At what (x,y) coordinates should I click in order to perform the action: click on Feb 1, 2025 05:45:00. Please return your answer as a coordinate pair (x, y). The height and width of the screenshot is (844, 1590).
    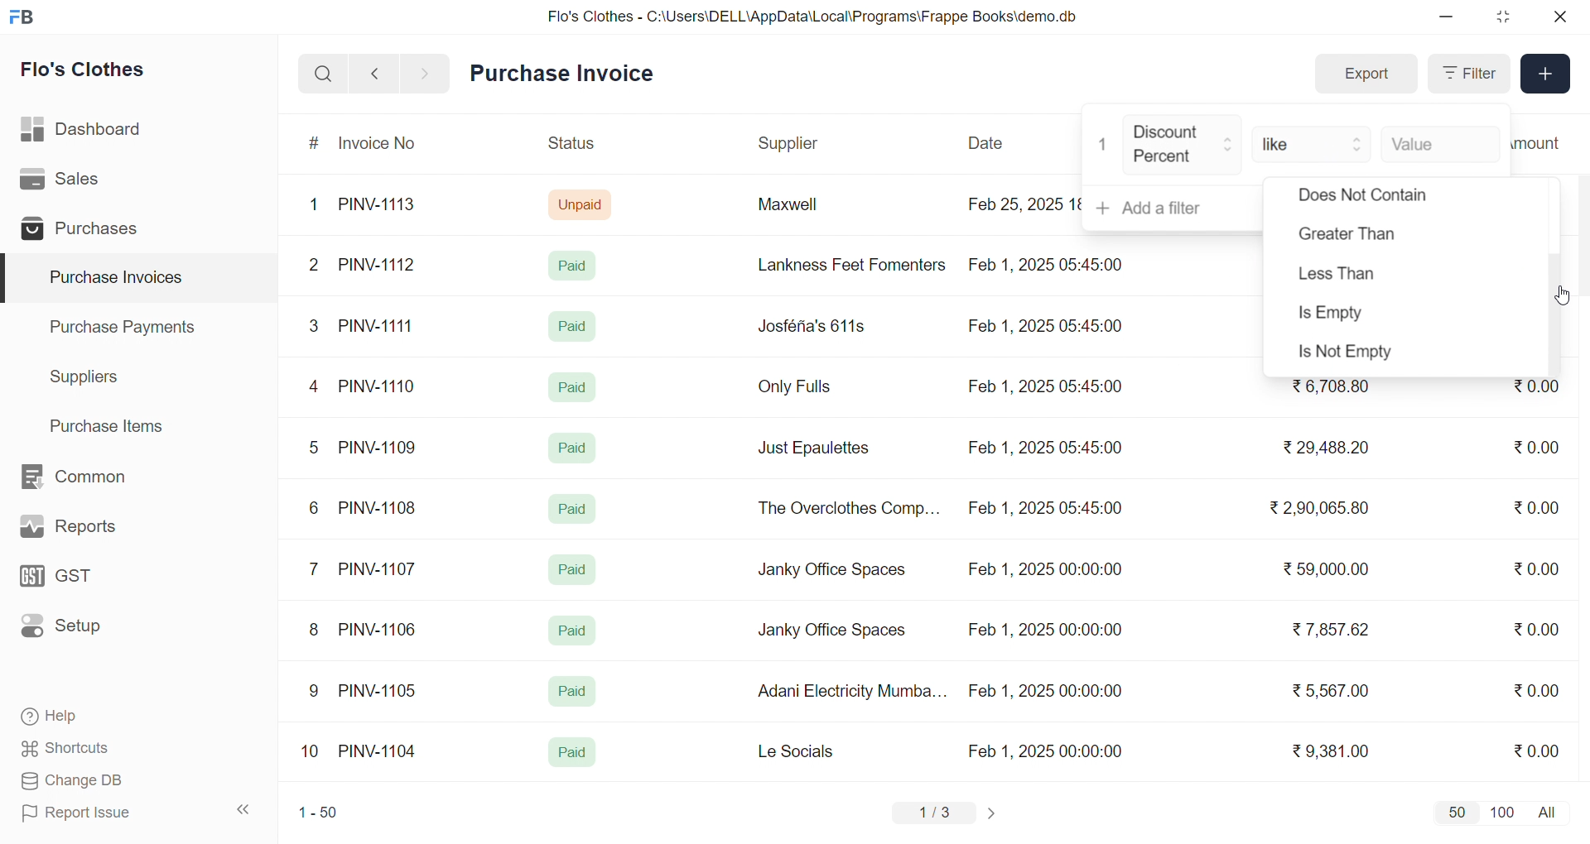
    Looking at the image, I should click on (1048, 387).